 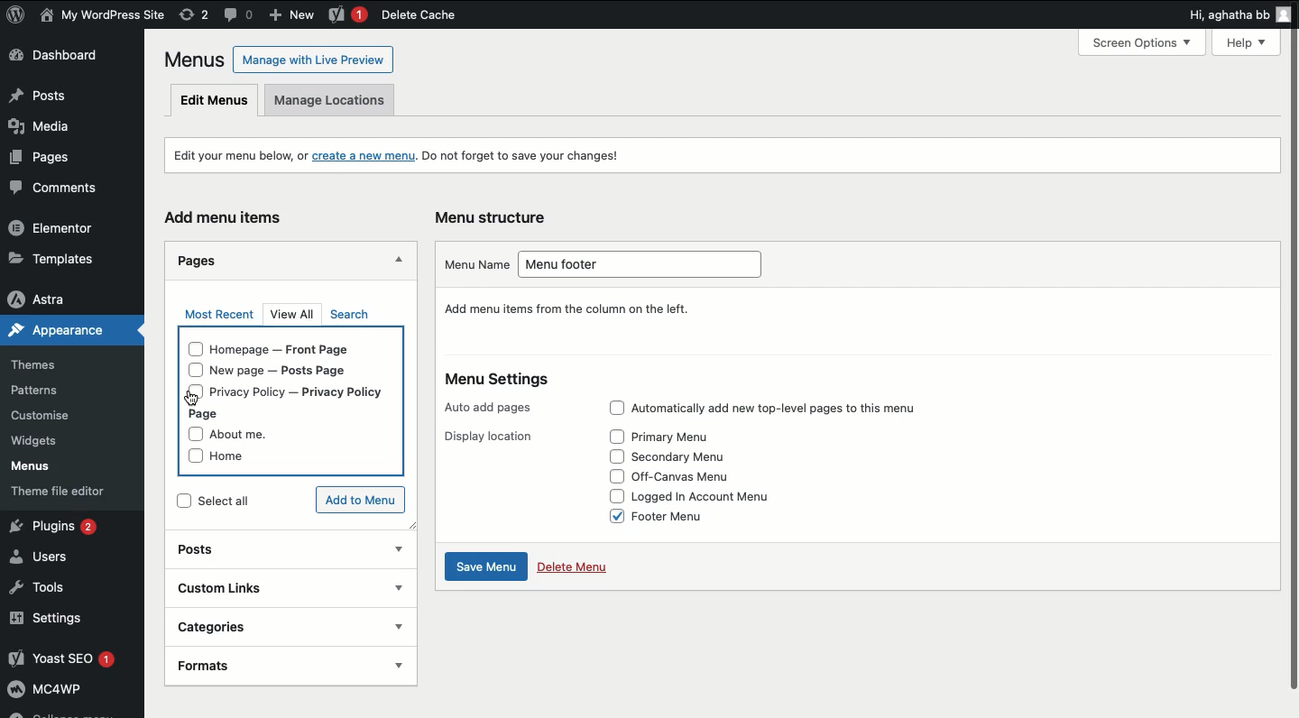 What do you see at coordinates (714, 496) in the screenshot?
I see `Logged in account menu` at bounding box center [714, 496].